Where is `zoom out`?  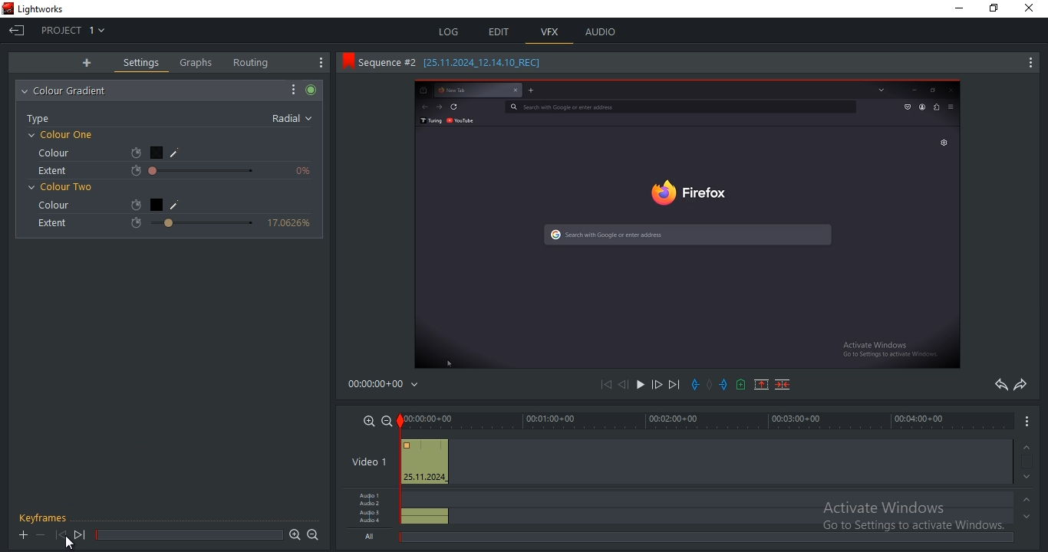
zoom out is located at coordinates (315, 535).